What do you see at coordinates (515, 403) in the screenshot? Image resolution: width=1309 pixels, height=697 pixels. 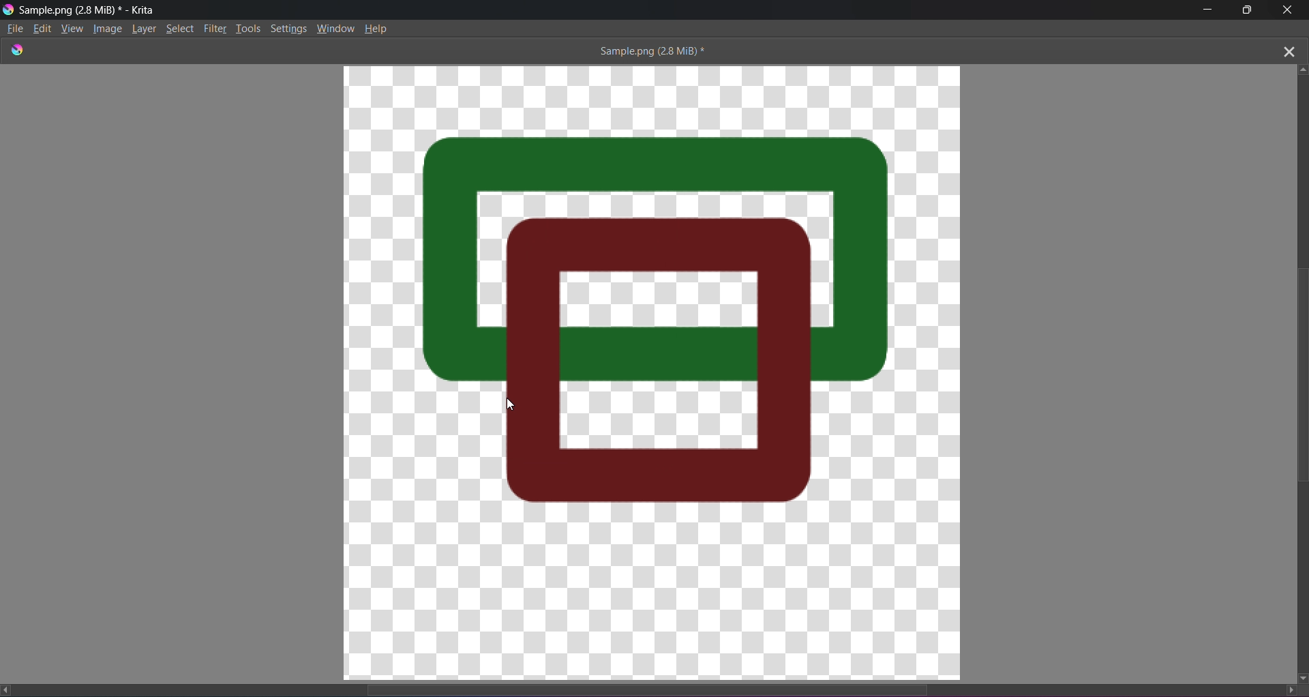 I see `Cursor` at bounding box center [515, 403].